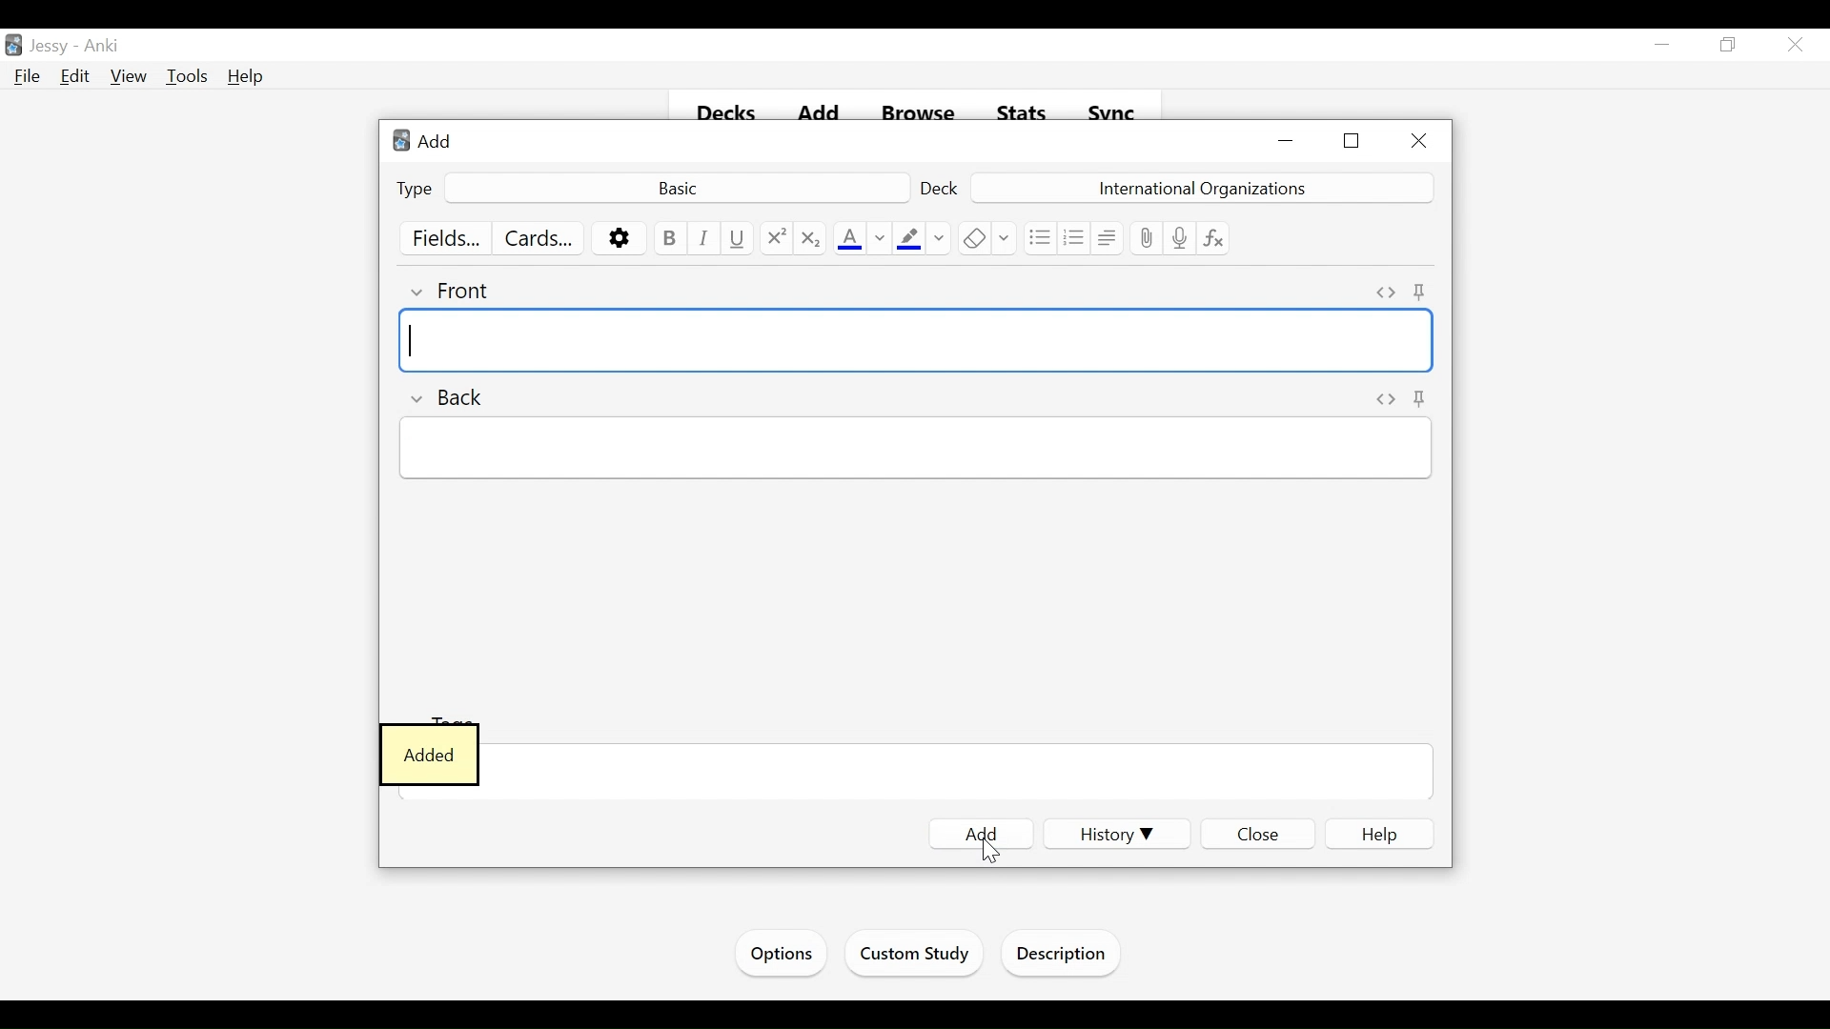 The height and width of the screenshot is (1029, 1830). What do you see at coordinates (774, 238) in the screenshot?
I see `Superscript` at bounding box center [774, 238].